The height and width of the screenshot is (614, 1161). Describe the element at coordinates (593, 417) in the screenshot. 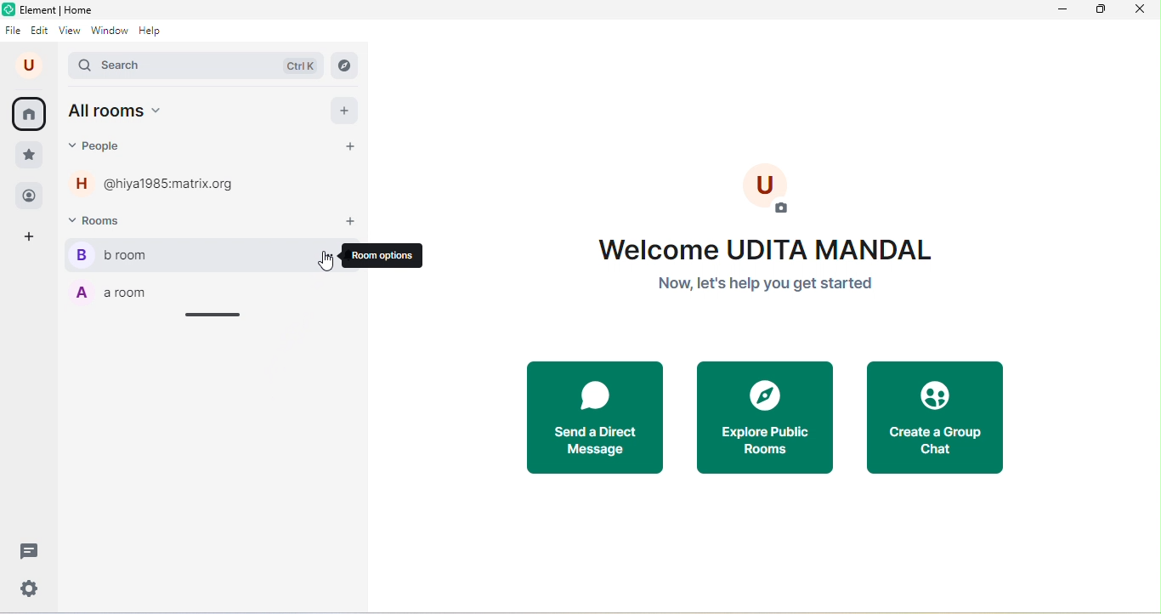

I see `send a direct message` at that location.